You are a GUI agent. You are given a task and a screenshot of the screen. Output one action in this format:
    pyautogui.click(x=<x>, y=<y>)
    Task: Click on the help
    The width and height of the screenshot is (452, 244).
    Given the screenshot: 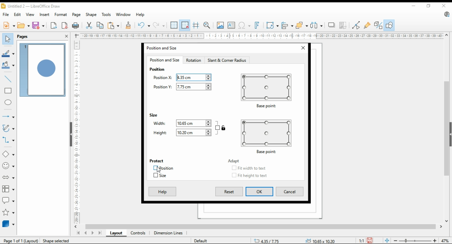 What is the action you would take?
    pyautogui.click(x=141, y=15)
    